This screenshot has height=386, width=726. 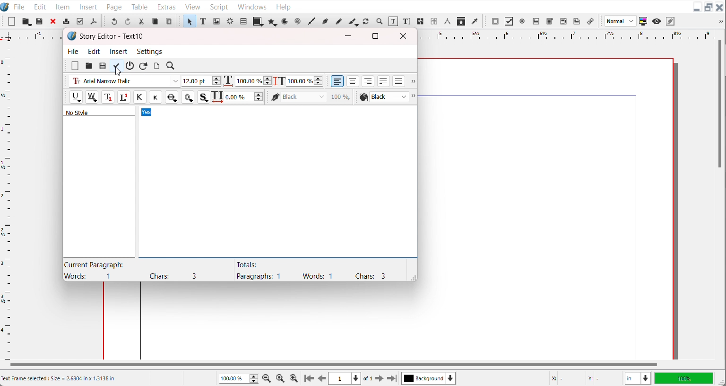 I want to click on Go to first page, so click(x=309, y=378).